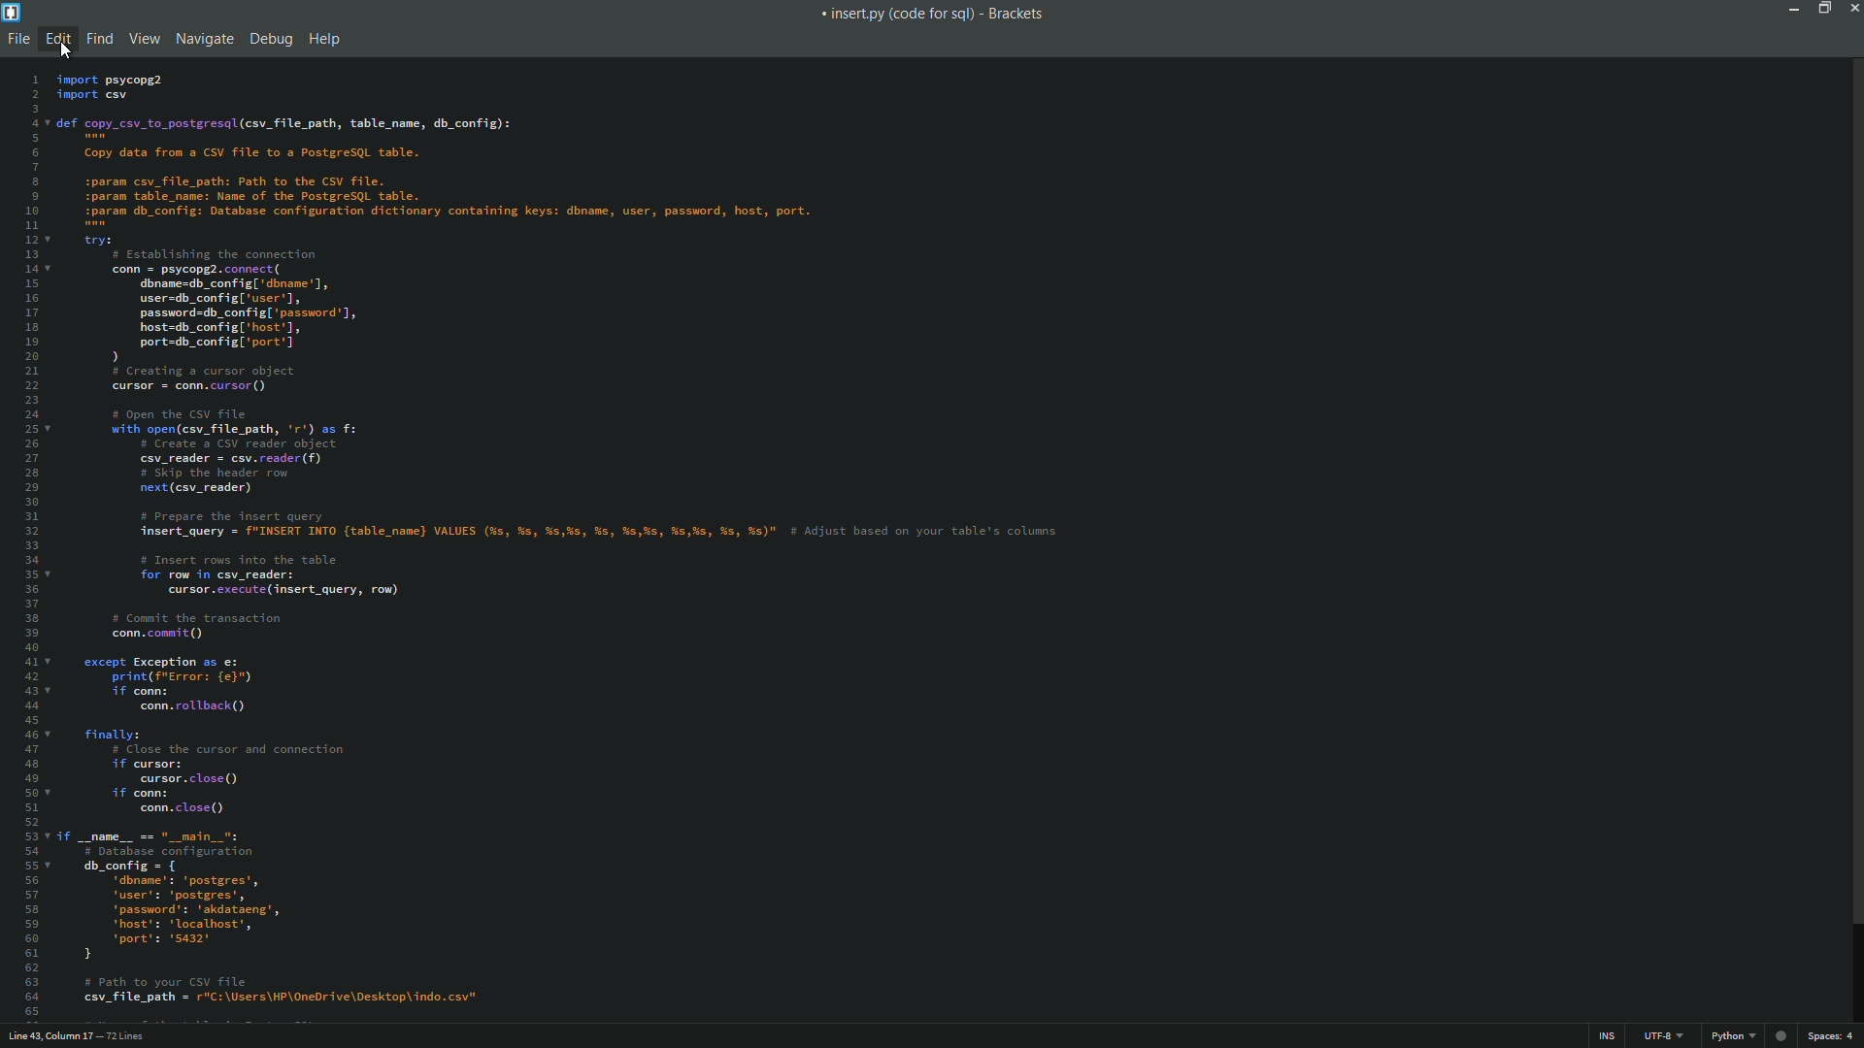 The width and height of the screenshot is (1864, 1048). Describe the element at coordinates (1607, 1038) in the screenshot. I see `ins` at that location.